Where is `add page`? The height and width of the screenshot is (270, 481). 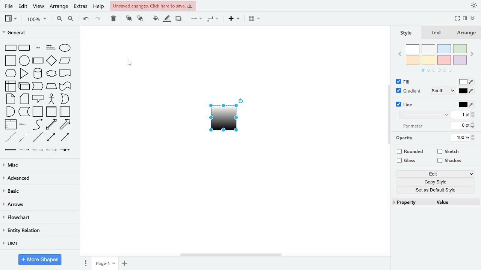
add page is located at coordinates (124, 263).